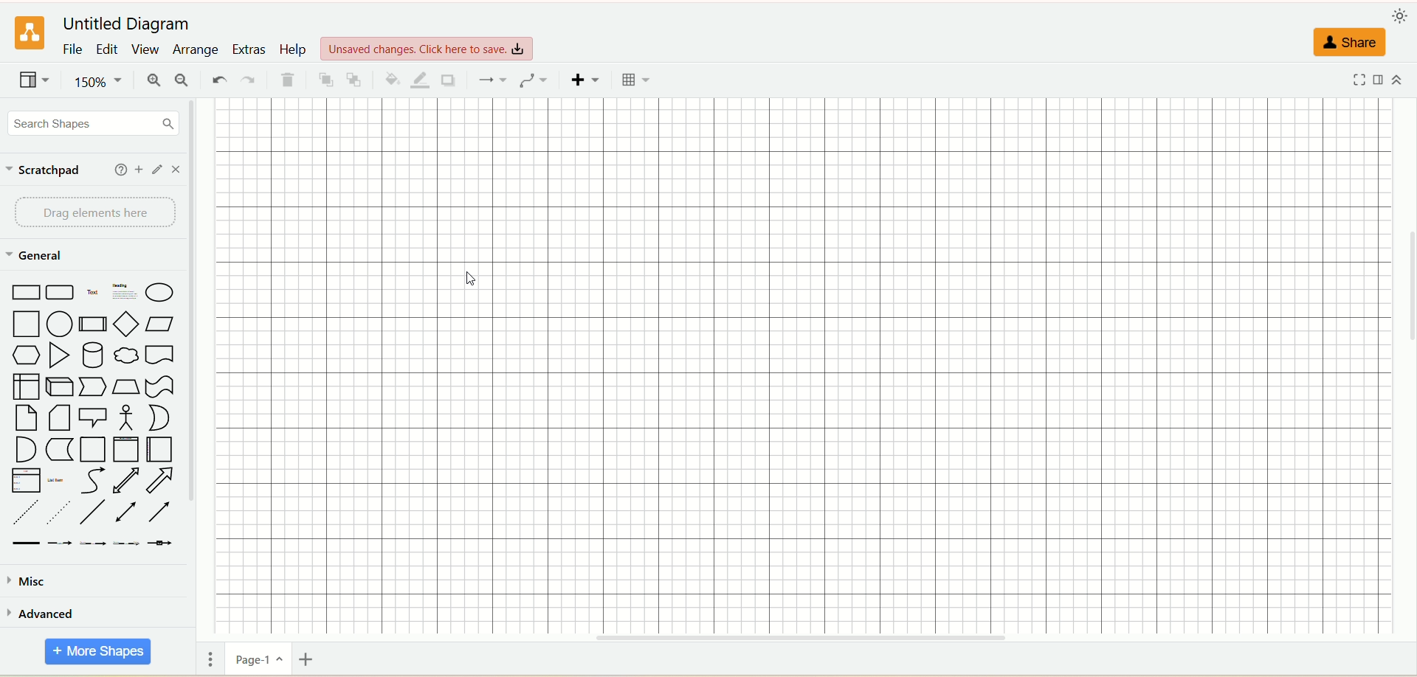 Image resolution: width=1417 pixels, height=677 pixels. Describe the element at coordinates (34, 582) in the screenshot. I see `misc` at that location.